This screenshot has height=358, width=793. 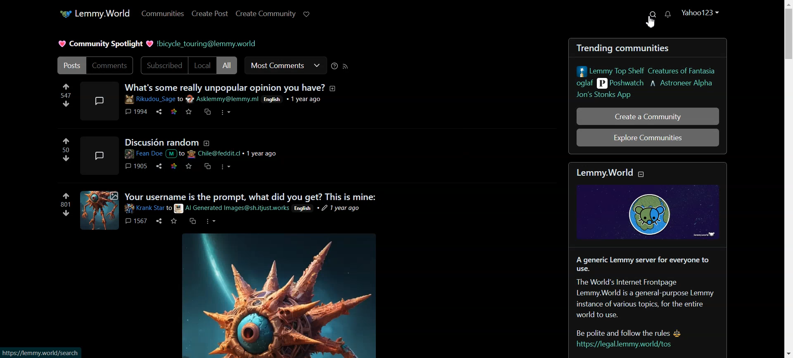 I want to click on Upvotes and downvotes, so click(x=66, y=205).